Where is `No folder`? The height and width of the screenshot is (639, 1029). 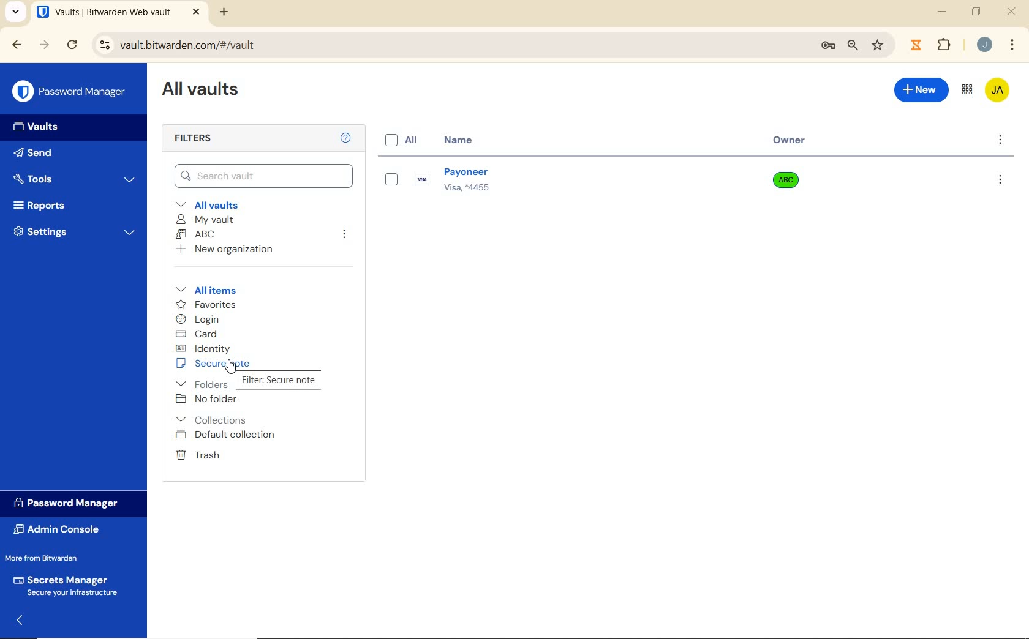
No folder is located at coordinates (206, 399).